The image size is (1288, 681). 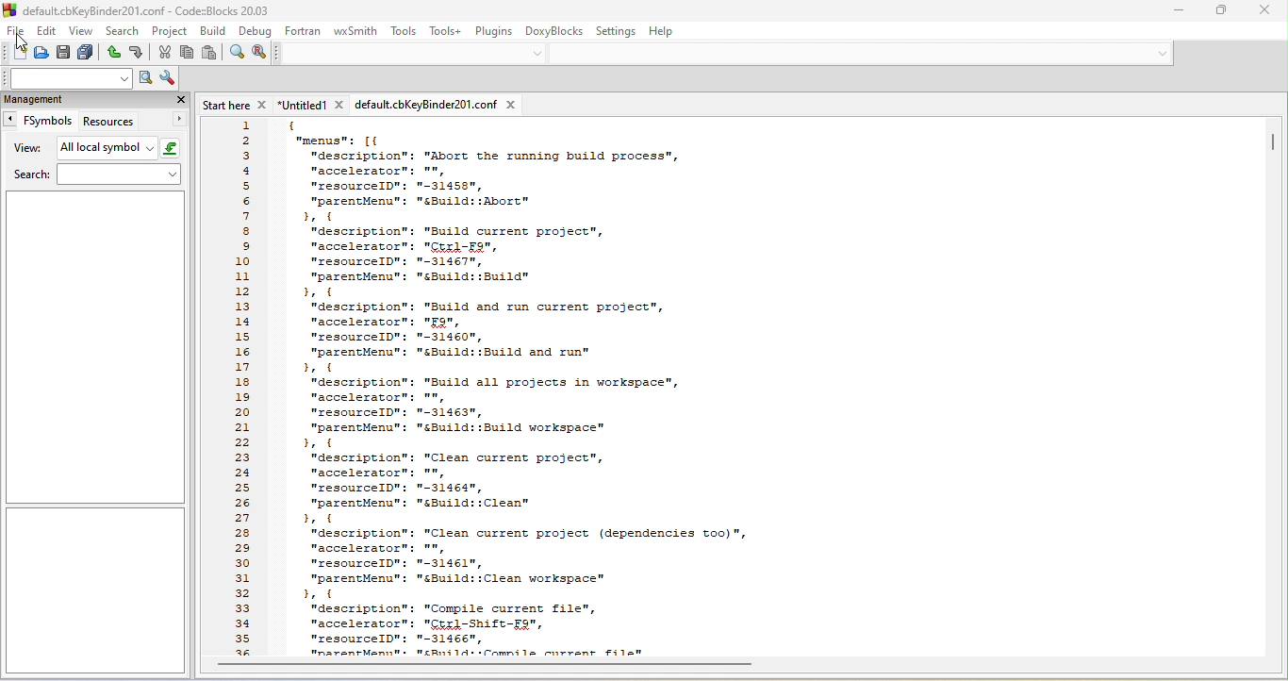 I want to click on find, so click(x=237, y=53).